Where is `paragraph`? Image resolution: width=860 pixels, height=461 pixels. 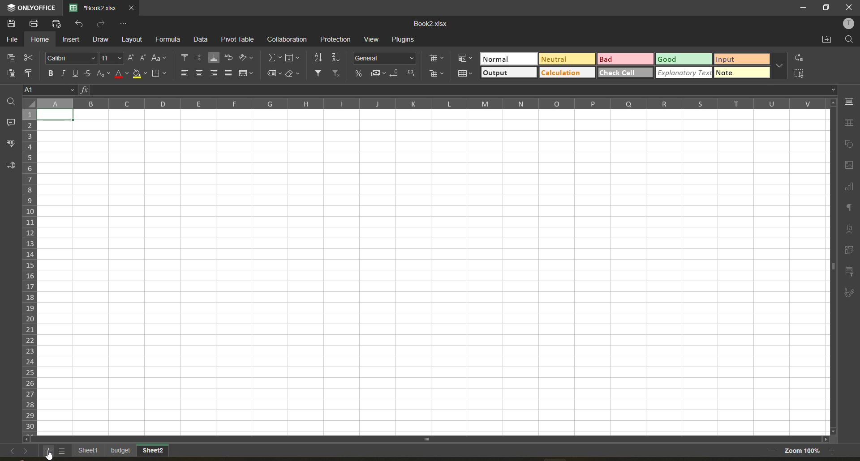 paragraph is located at coordinates (850, 210).